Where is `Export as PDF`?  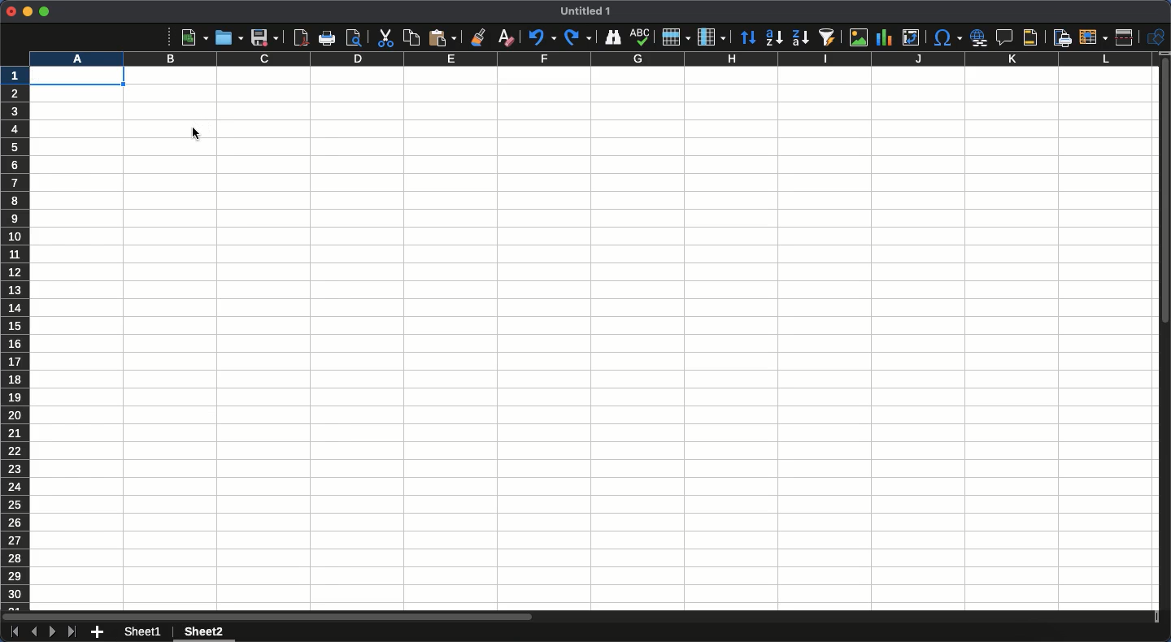 Export as PDF is located at coordinates (300, 37).